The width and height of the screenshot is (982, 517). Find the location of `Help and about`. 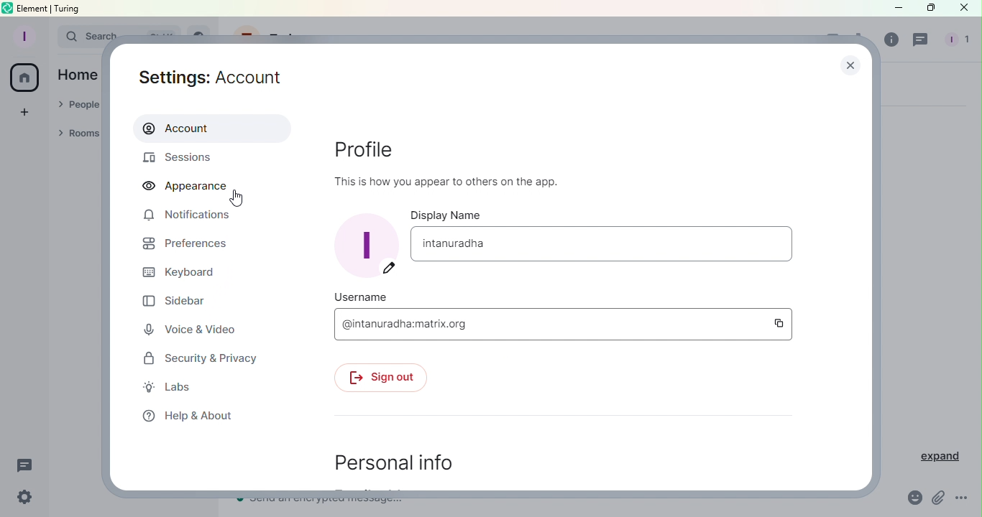

Help and about is located at coordinates (183, 414).